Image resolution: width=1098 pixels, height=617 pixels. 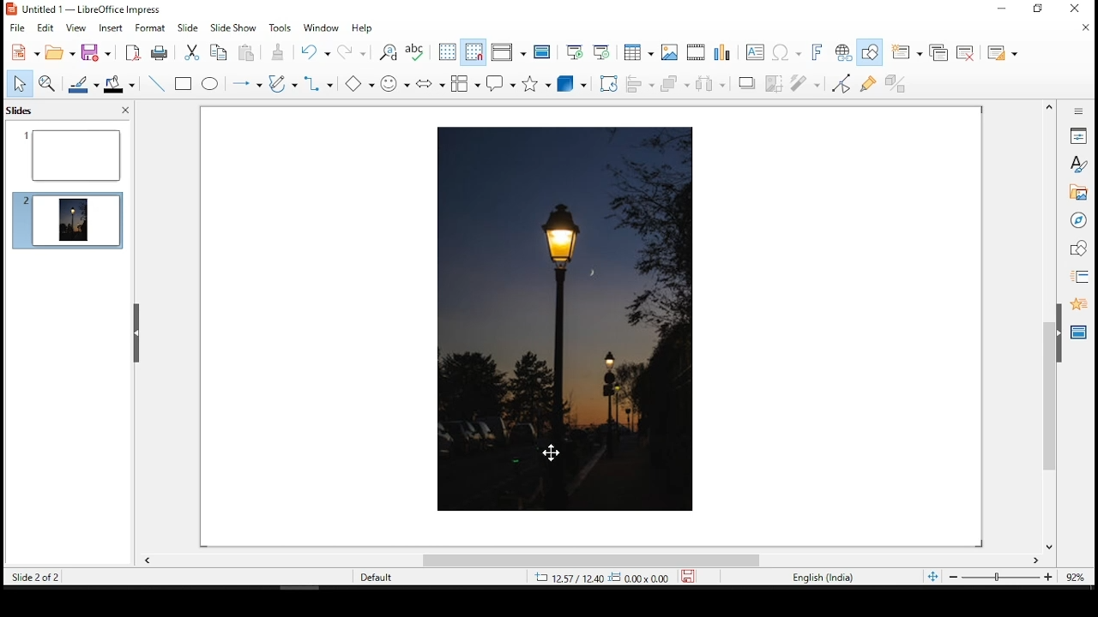 What do you see at coordinates (727, 51) in the screenshot?
I see `charts` at bounding box center [727, 51].